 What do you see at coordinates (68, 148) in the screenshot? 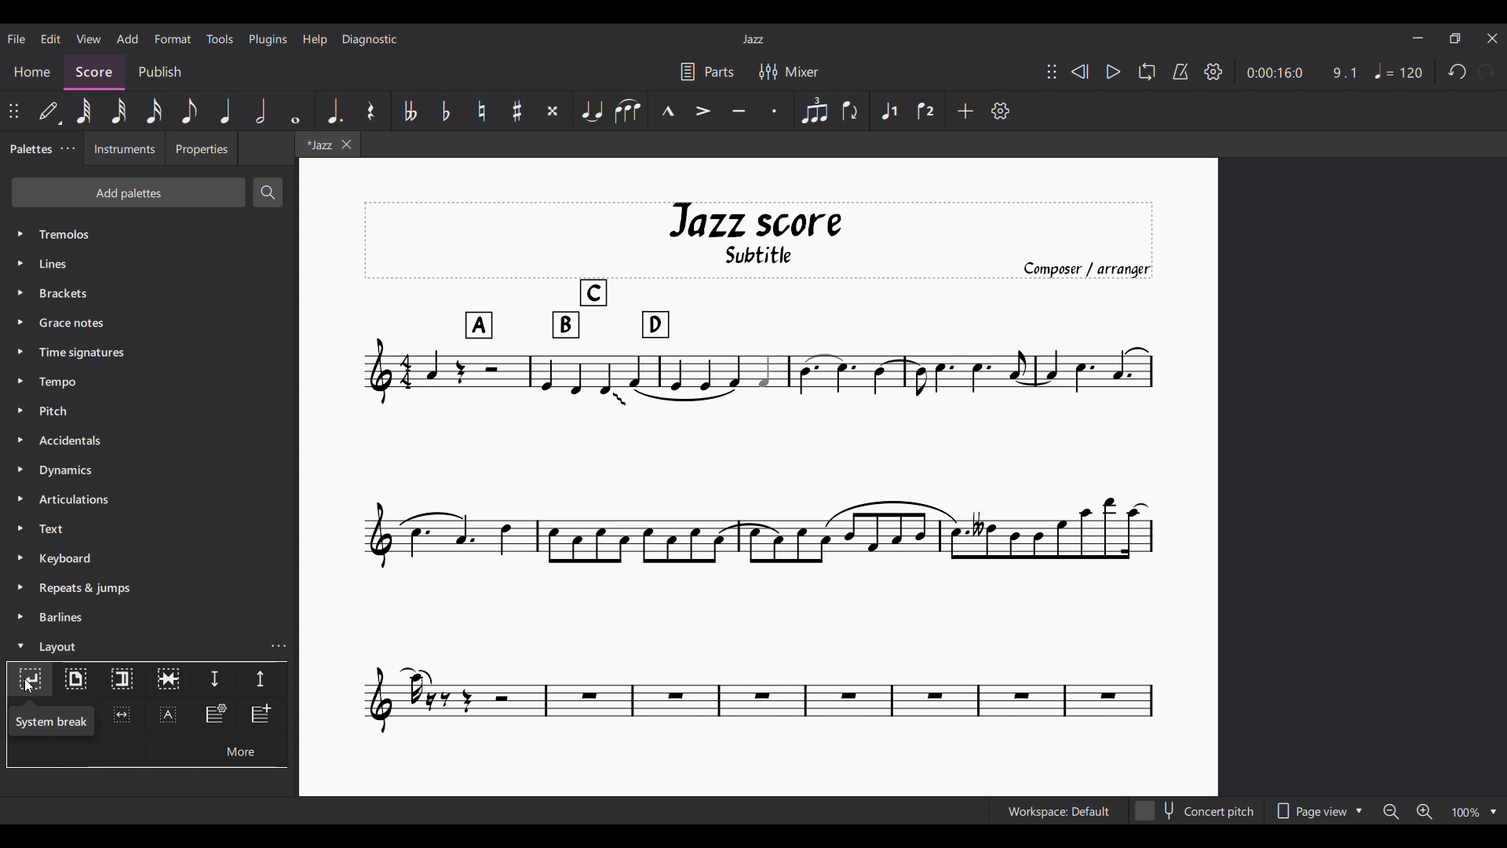
I see `Palette settings` at bounding box center [68, 148].